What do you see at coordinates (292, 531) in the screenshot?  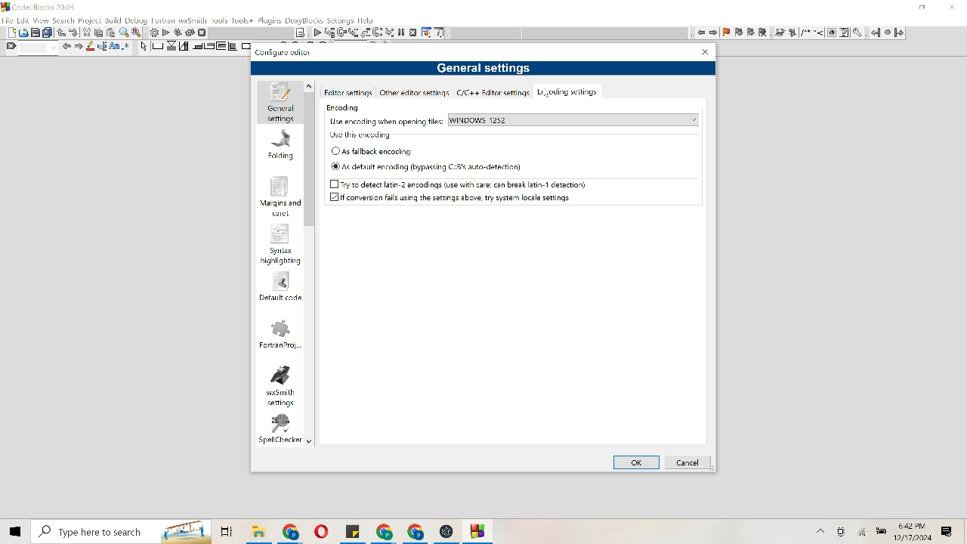 I see `File` at bounding box center [292, 531].